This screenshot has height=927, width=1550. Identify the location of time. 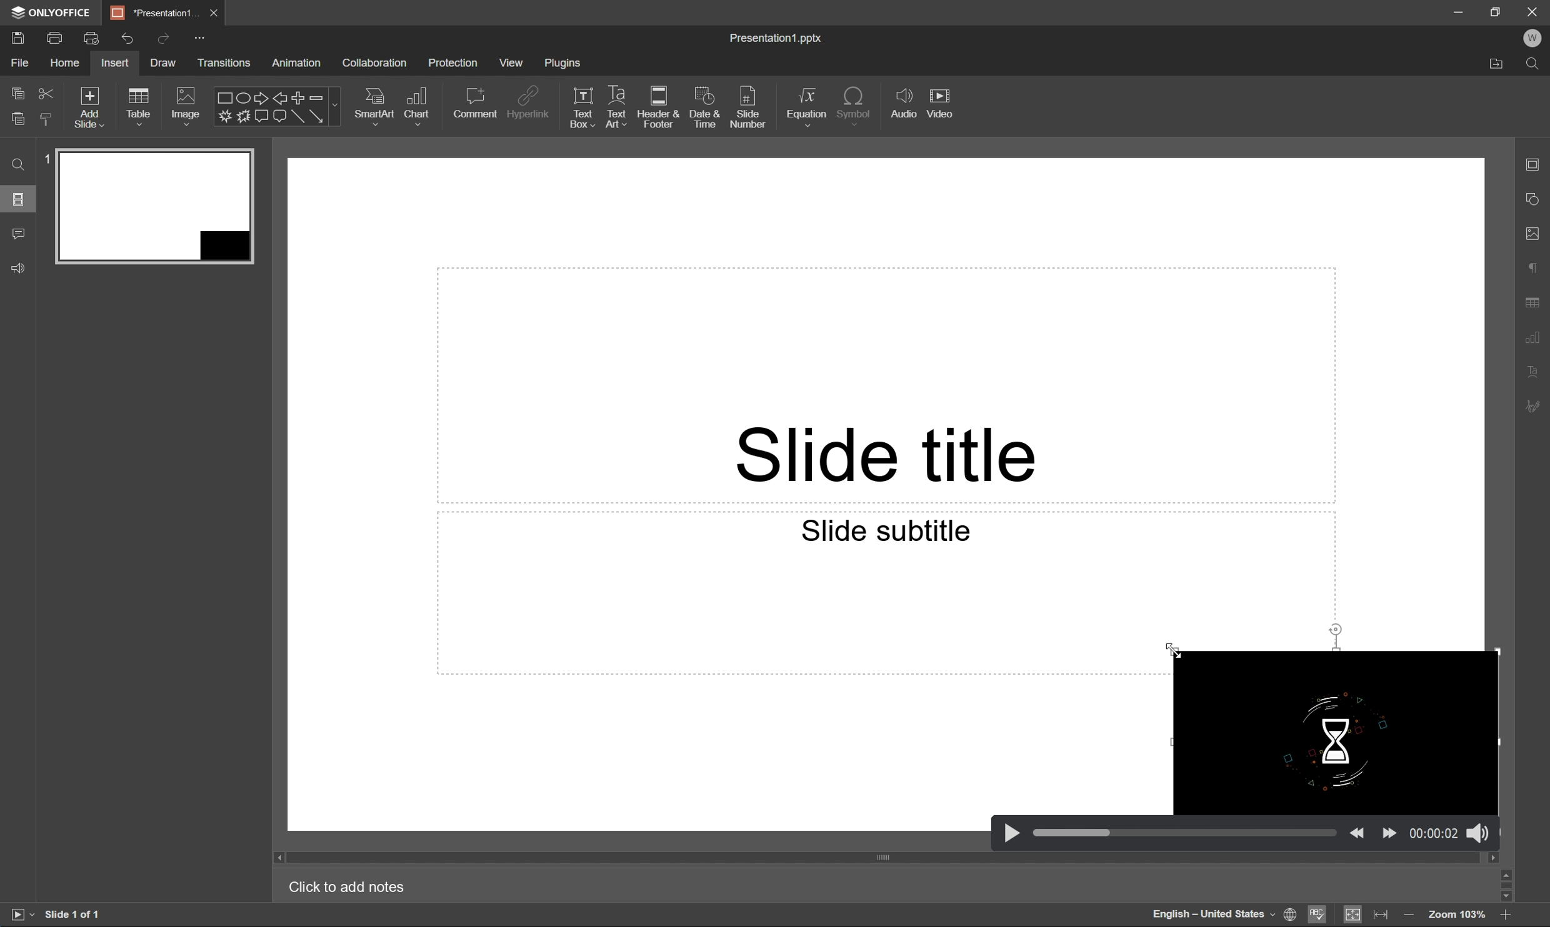
(1434, 833).